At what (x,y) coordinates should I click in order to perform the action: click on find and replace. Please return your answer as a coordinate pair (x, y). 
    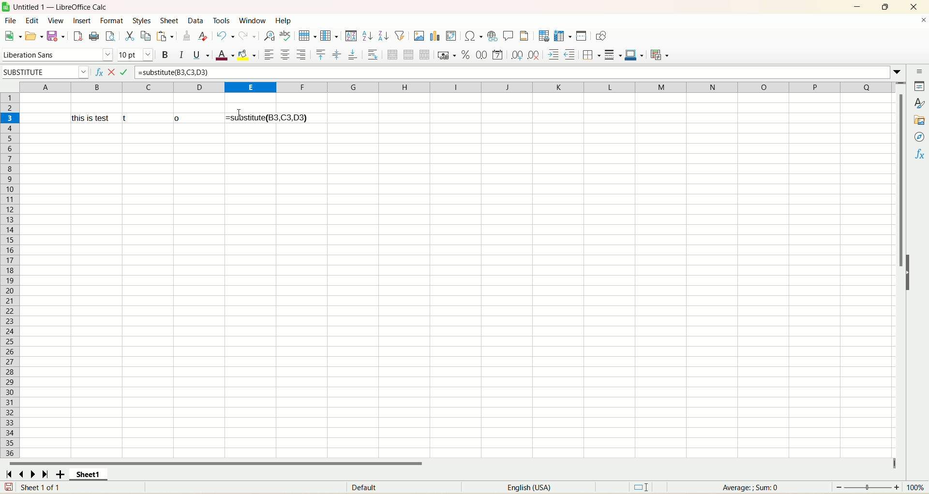
    Looking at the image, I should click on (269, 35).